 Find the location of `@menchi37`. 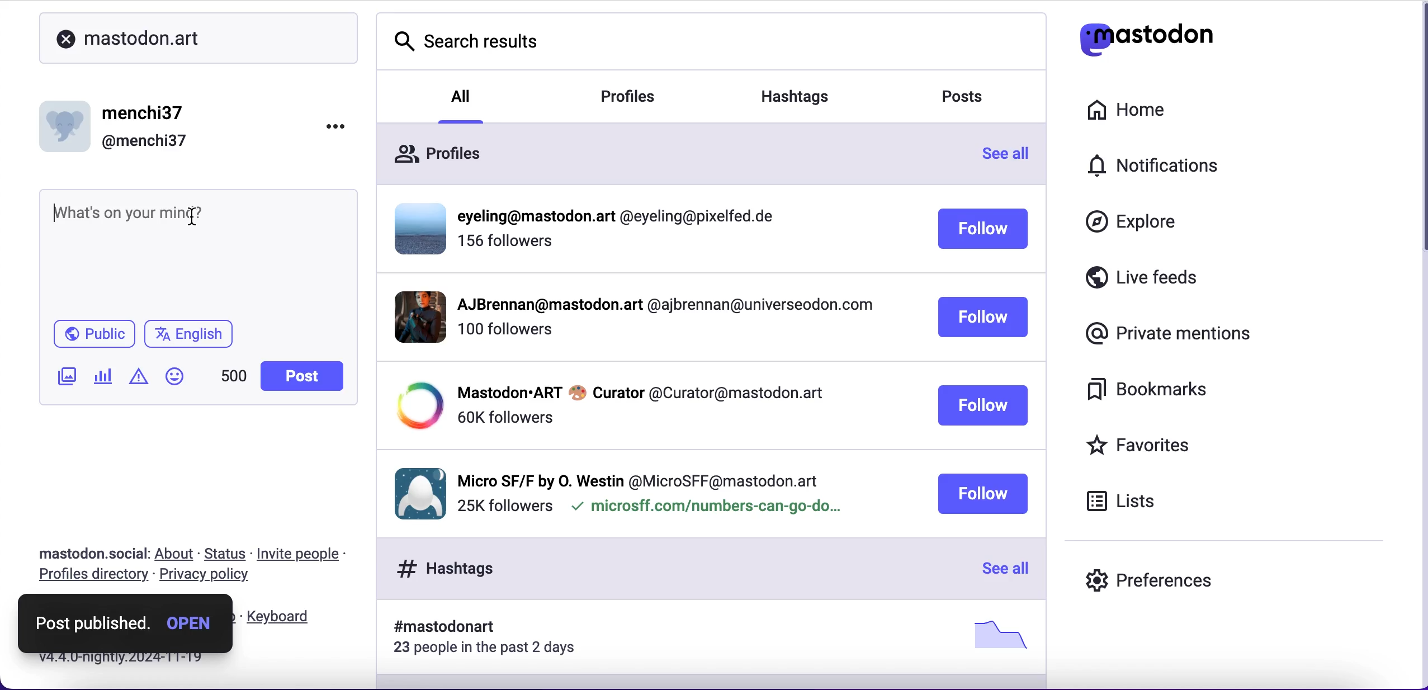

@menchi37 is located at coordinates (145, 142).